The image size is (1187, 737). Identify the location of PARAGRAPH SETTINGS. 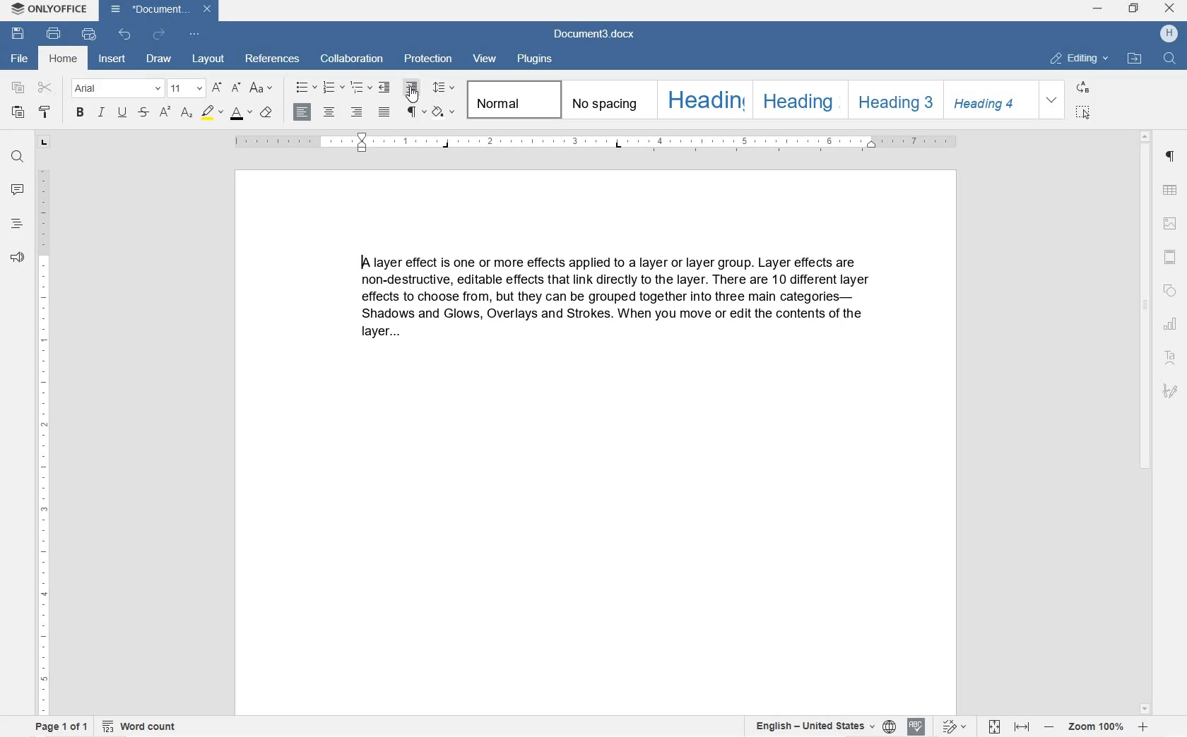
(1170, 157).